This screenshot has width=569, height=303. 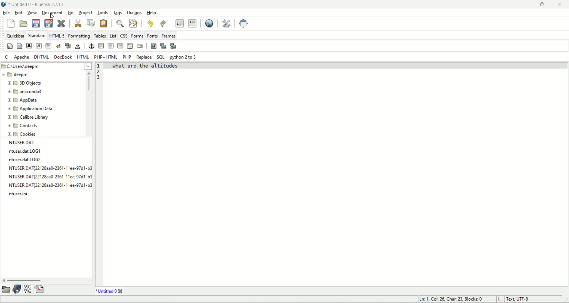 I want to click on dialogs, so click(x=135, y=13).